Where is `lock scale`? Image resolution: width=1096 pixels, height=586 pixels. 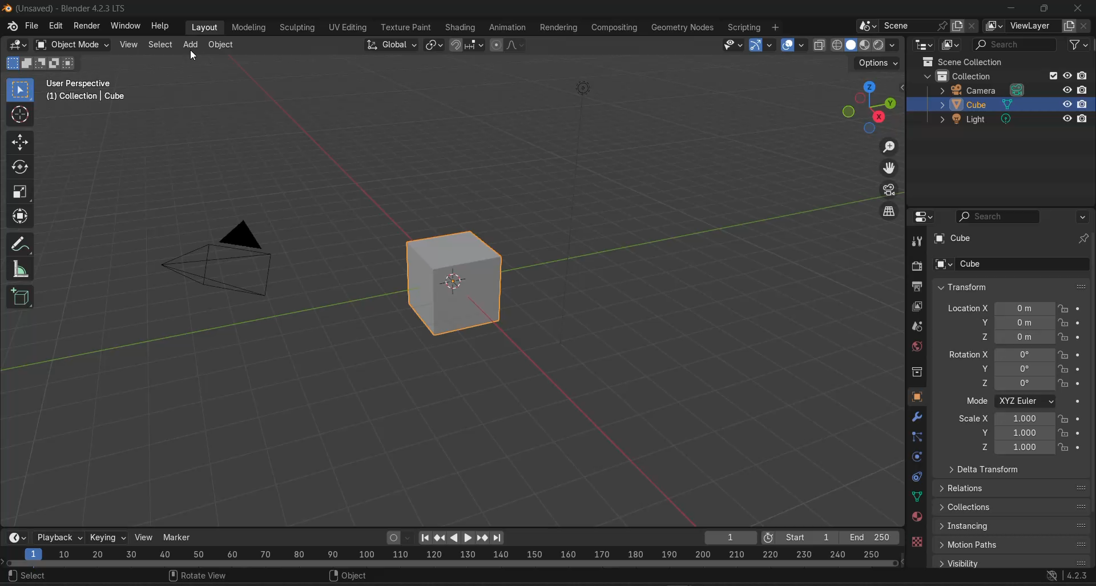
lock scale is located at coordinates (1064, 447).